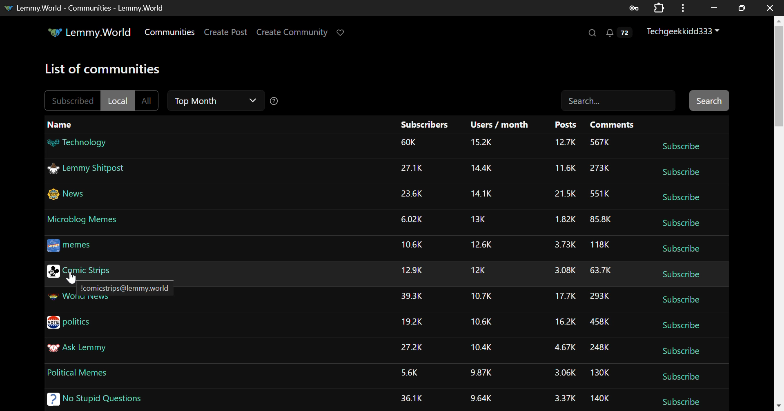 The height and width of the screenshot is (411, 784). What do you see at coordinates (563, 348) in the screenshot?
I see `Amount` at bounding box center [563, 348].